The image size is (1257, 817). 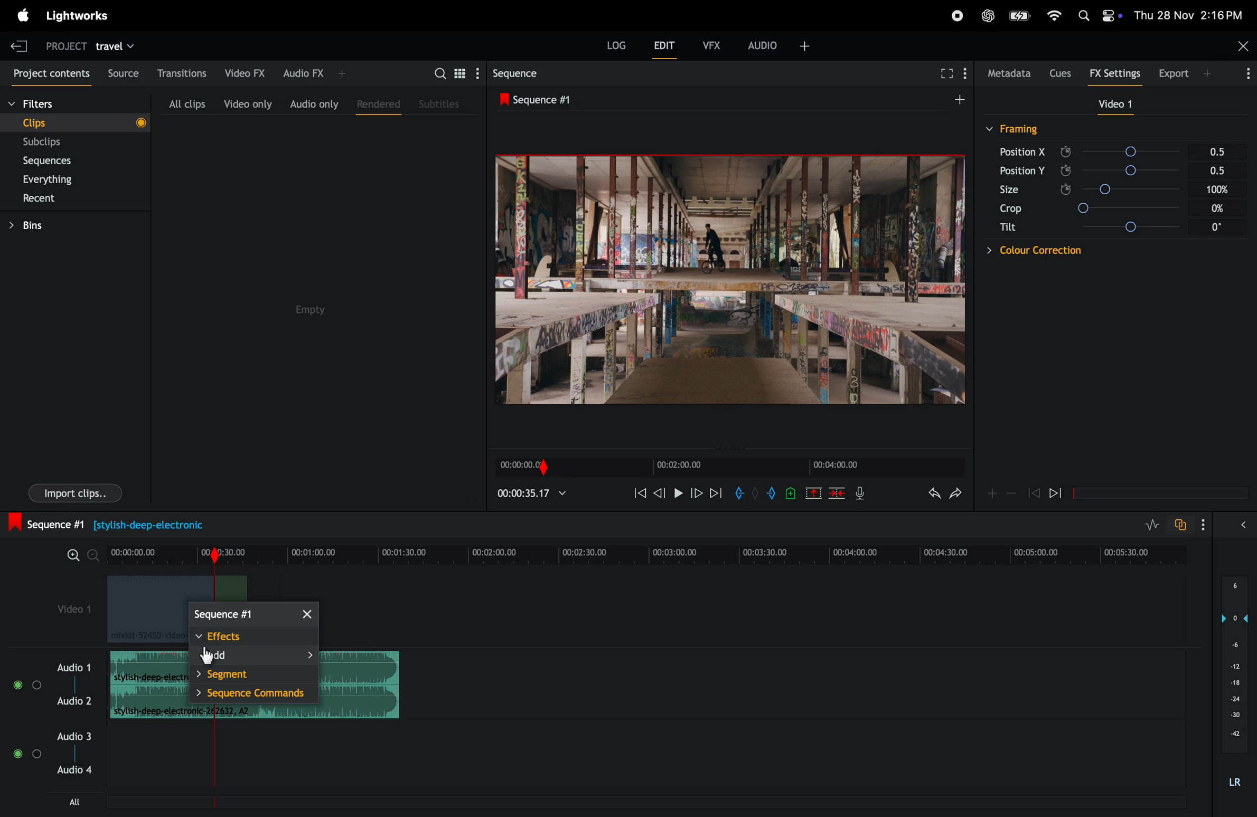 What do you see at coordinates (712, 44) in the screenshot?
I see `vfx` at bounding box center [712, 44].